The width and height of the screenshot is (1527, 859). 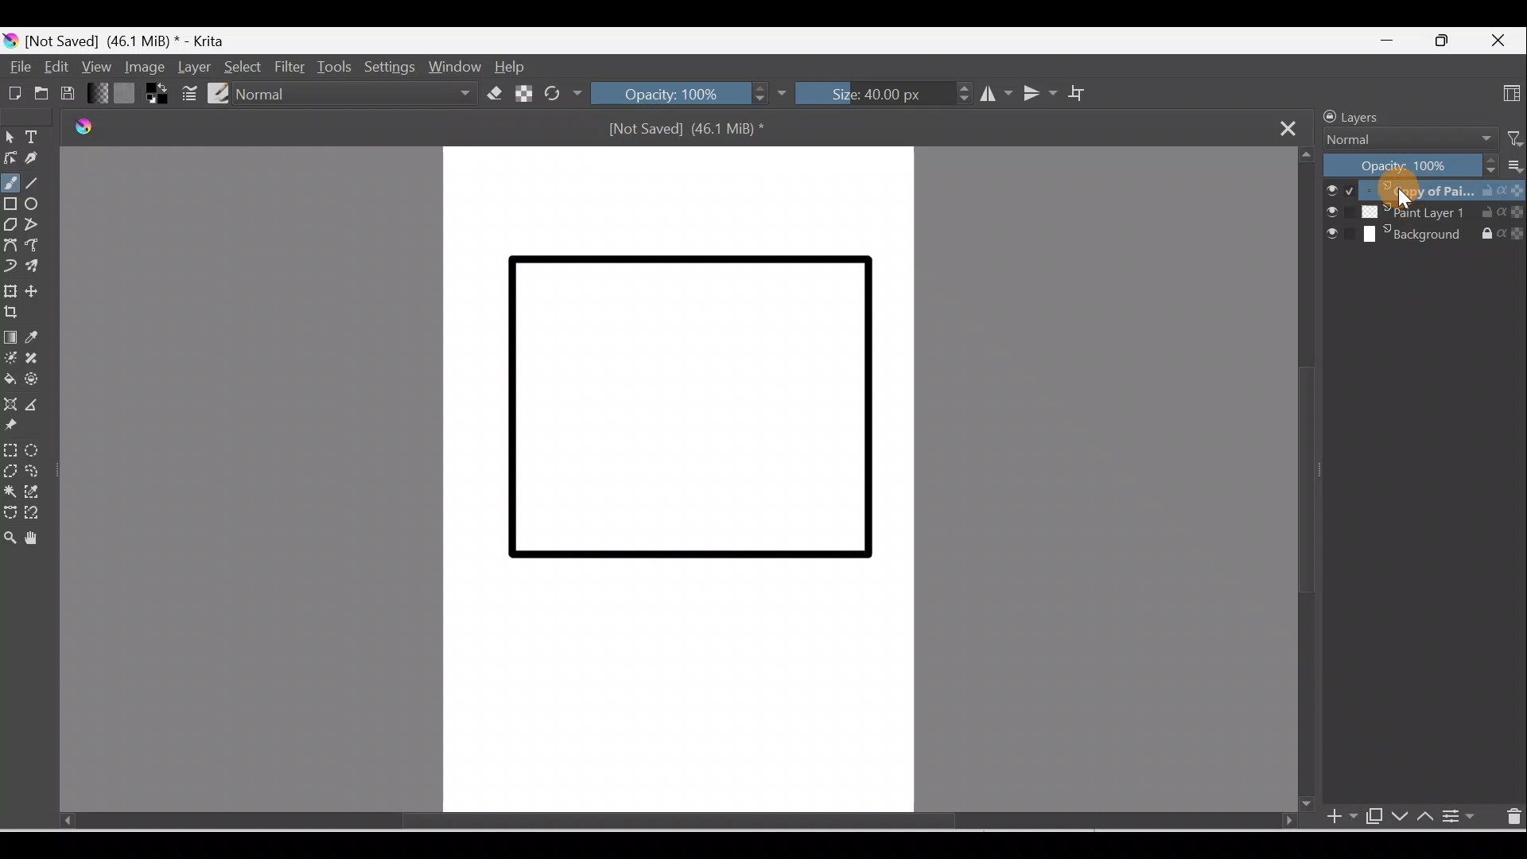 I want to click on Open existing document, so click(x=40, y=95).